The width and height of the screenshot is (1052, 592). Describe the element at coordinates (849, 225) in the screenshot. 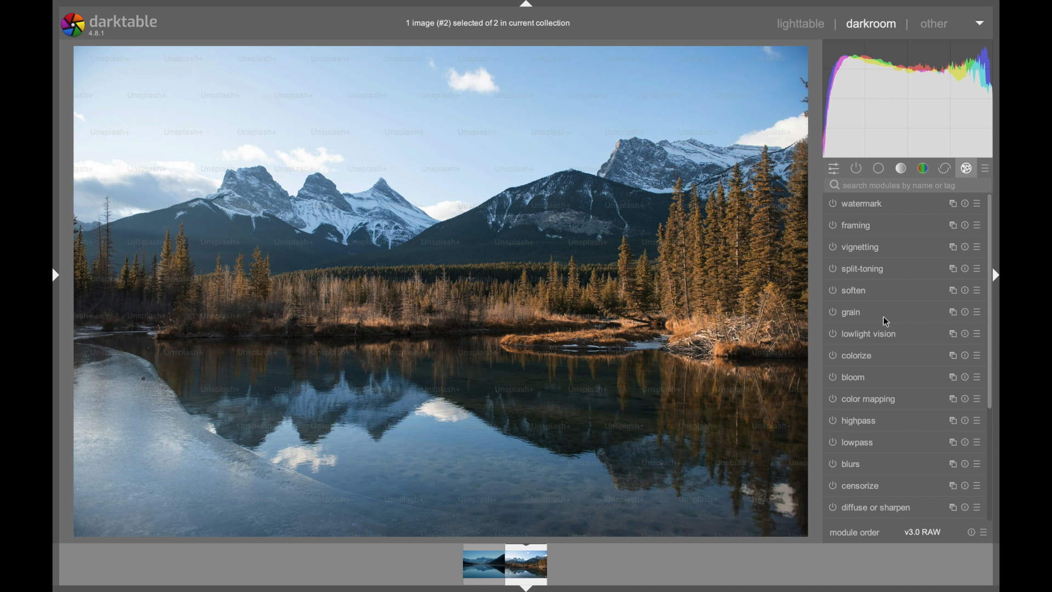

I see `framing` at that location.